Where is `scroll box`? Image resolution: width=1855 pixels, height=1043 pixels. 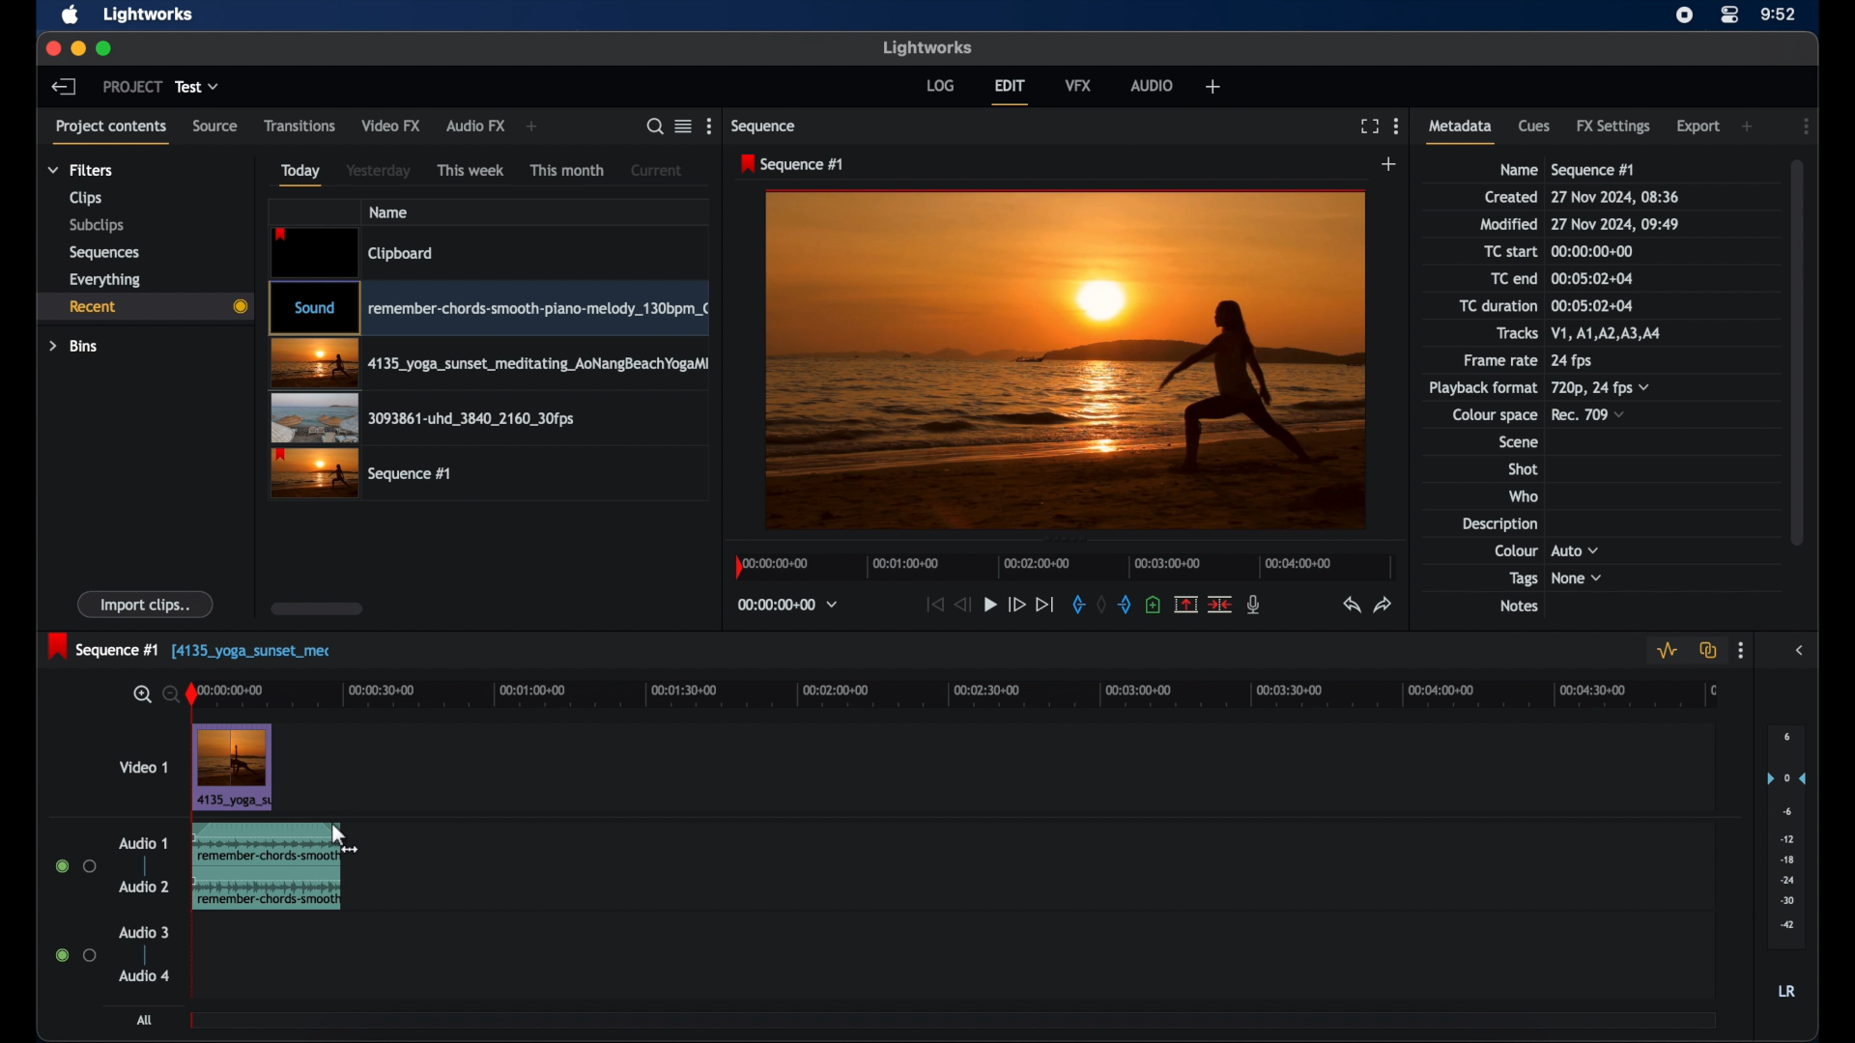 scroll box is located at coordinates (1802, 351).